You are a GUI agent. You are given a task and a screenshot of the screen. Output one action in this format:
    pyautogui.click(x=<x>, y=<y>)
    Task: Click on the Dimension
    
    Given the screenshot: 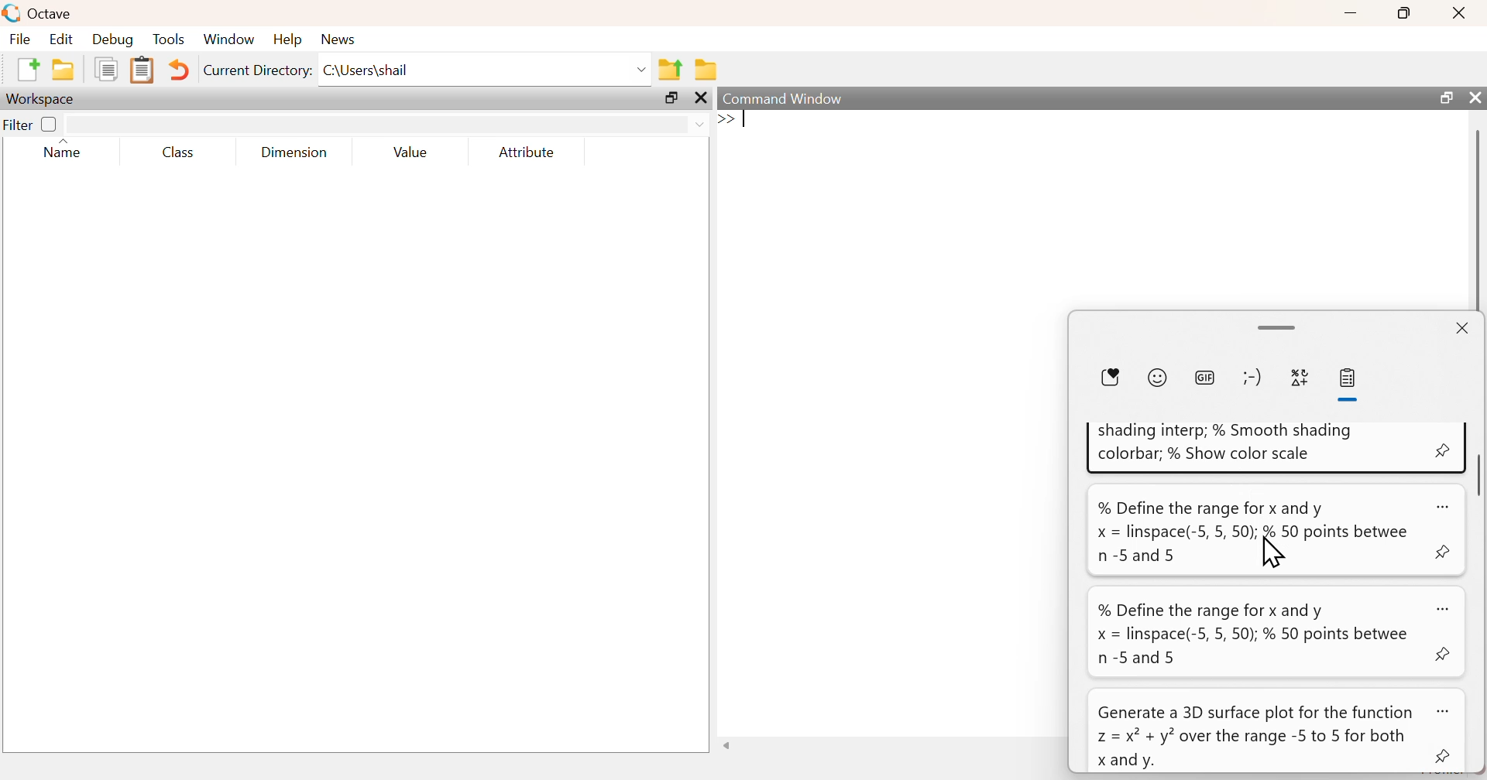 What is the action you would take?
    pyautogui.click(x=296, y=152)
    